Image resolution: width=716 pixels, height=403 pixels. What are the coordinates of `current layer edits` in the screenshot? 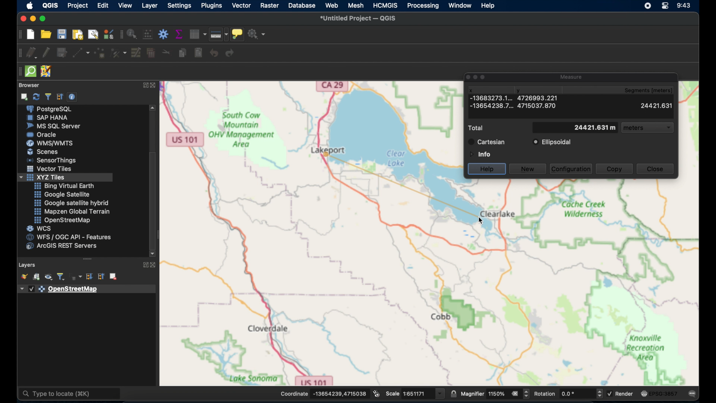 It's located at (31, 53).